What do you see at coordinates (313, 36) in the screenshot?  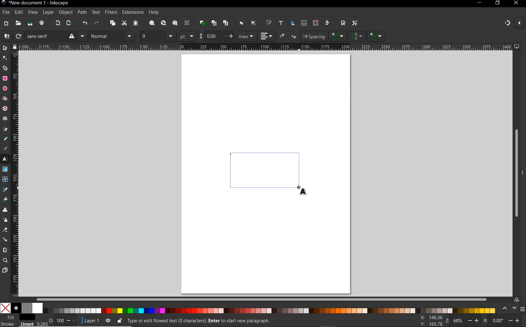 I see `Spacing` at bounding box center [313, 36].